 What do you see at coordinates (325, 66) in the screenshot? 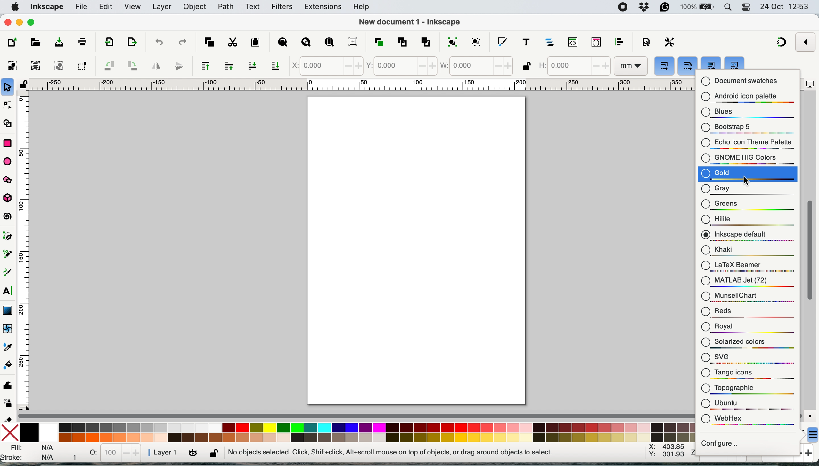
I see `x coordinate` at bounding box center [325, 66].